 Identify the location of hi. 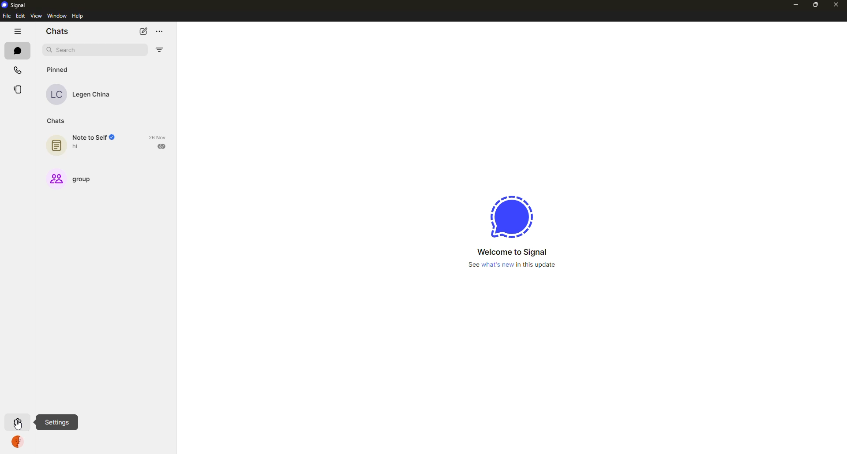
(78, 147).